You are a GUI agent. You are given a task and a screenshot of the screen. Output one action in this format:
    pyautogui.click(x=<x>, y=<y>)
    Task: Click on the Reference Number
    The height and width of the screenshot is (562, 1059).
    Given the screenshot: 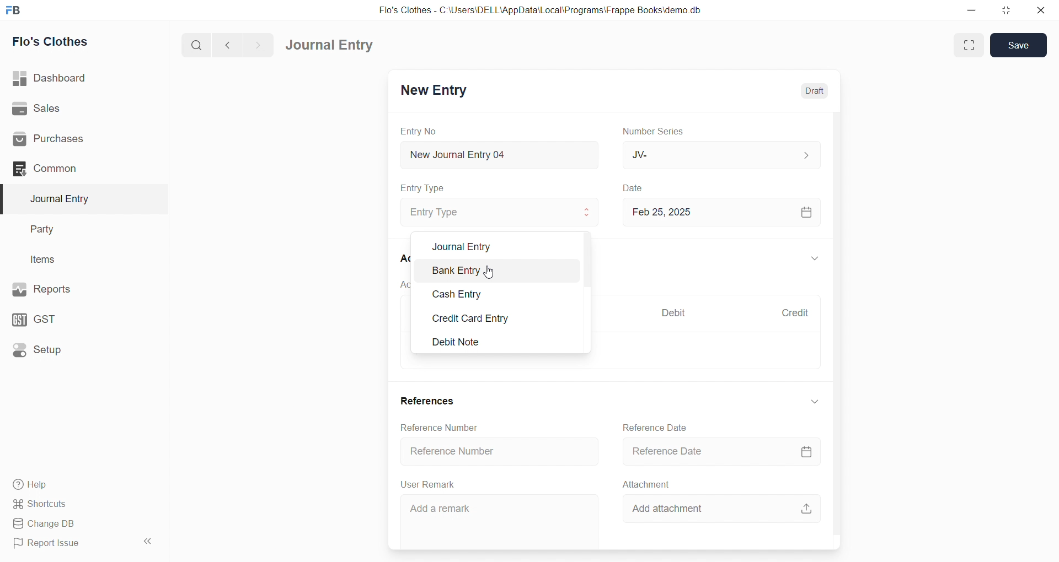 What is the action you would take?
    pyautogui.click(x=501, y=450)
    